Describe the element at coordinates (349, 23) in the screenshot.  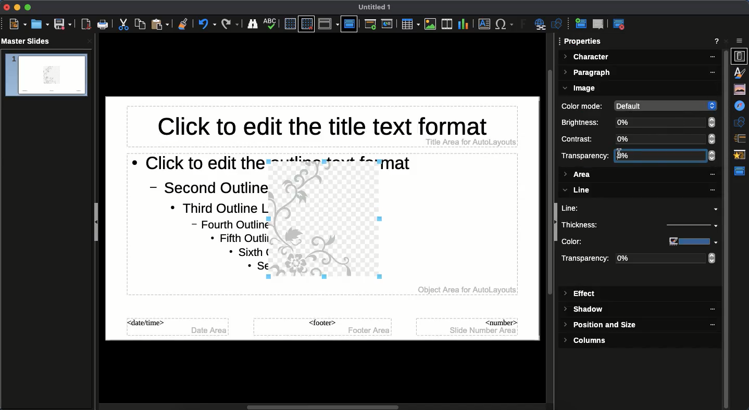
I see `Master slide` at that location.